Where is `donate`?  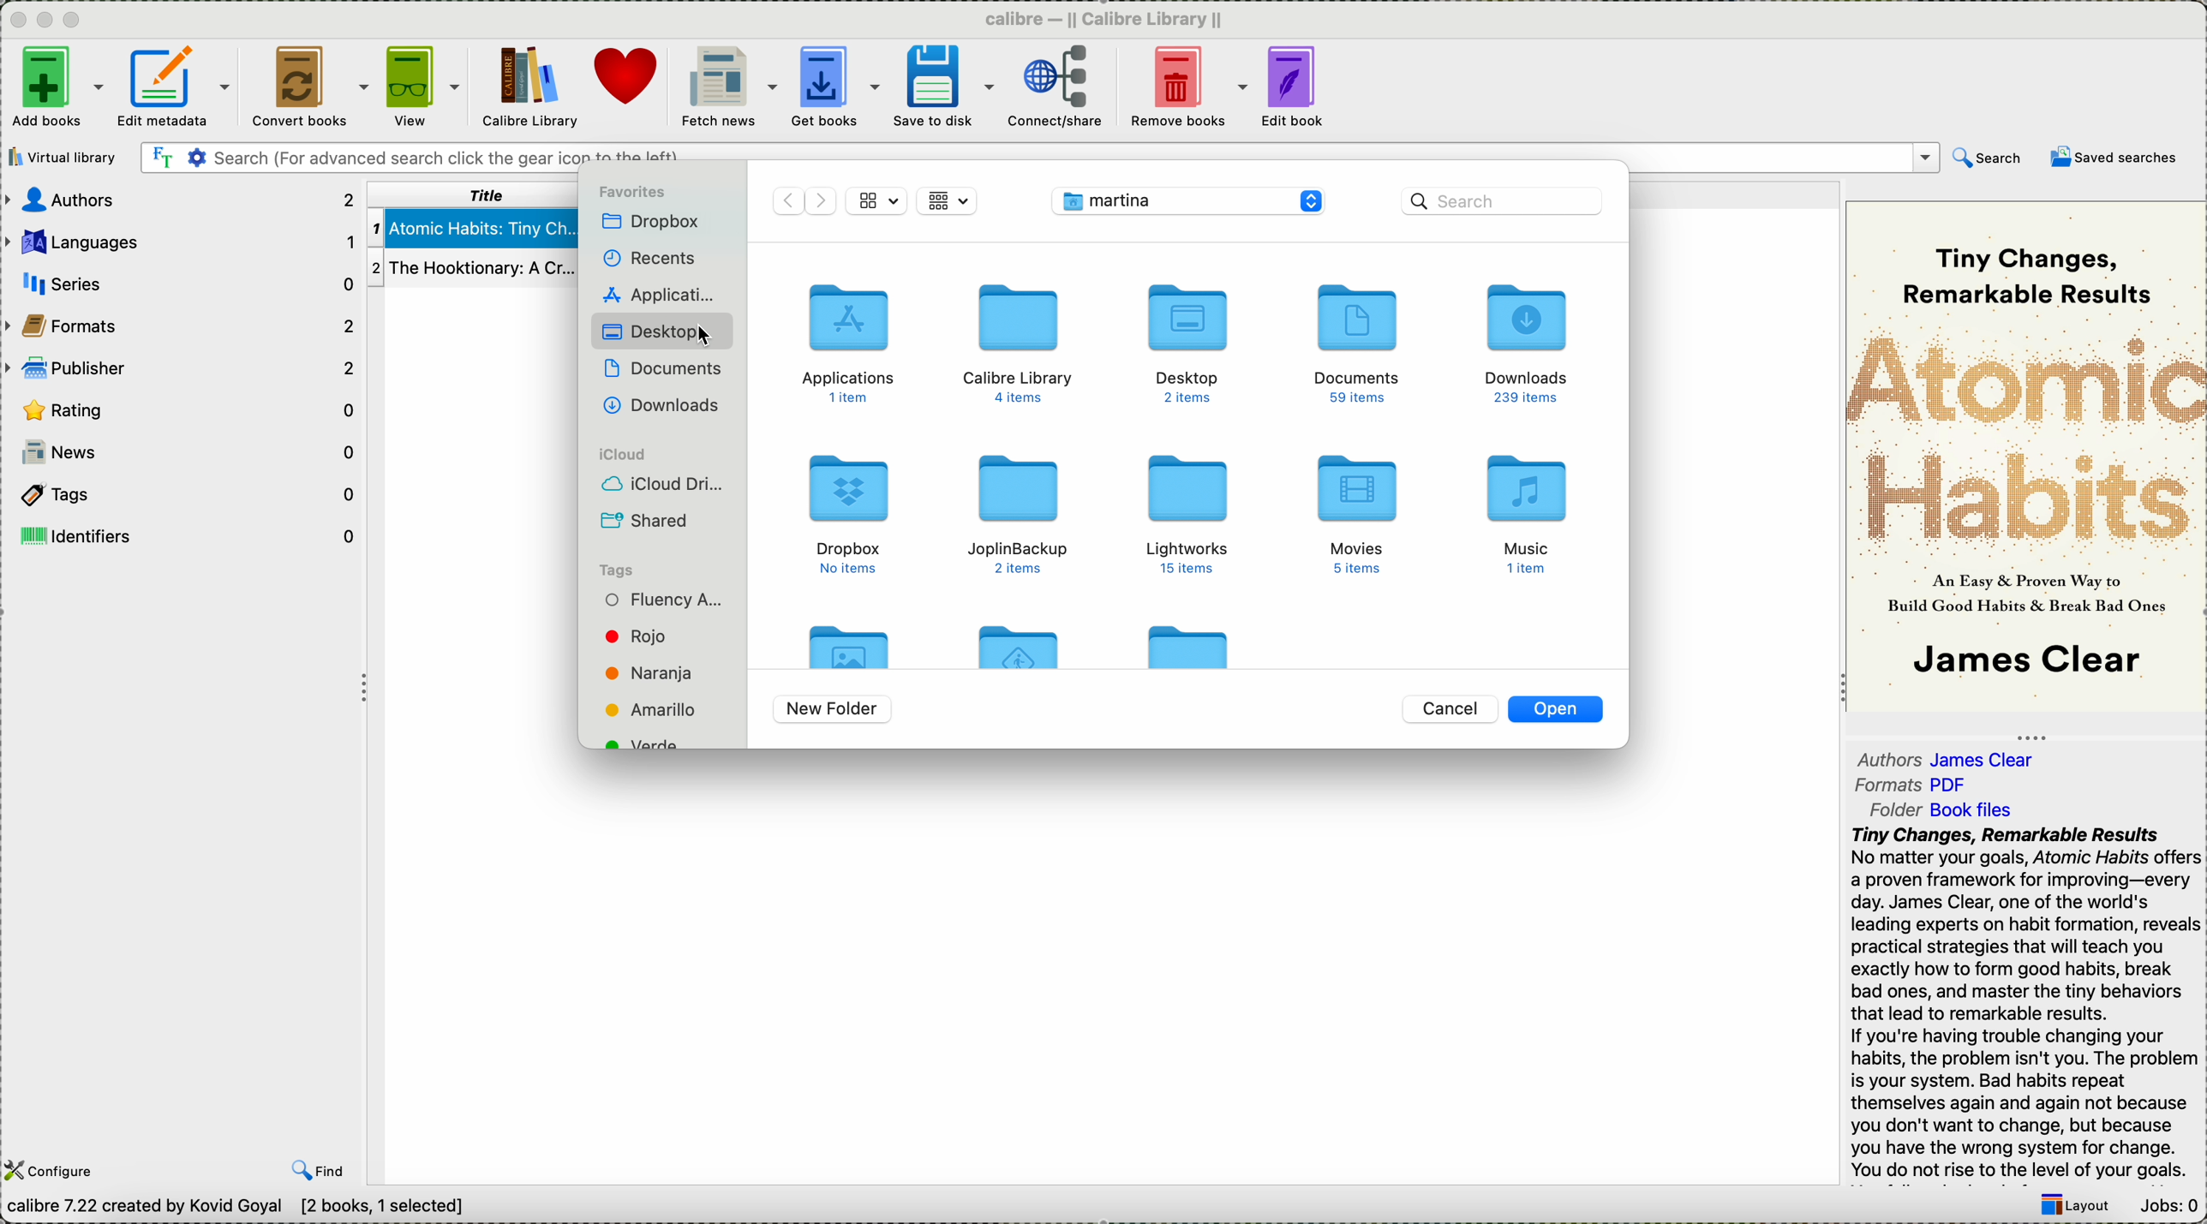
donate is located at coordinates (631, 81).